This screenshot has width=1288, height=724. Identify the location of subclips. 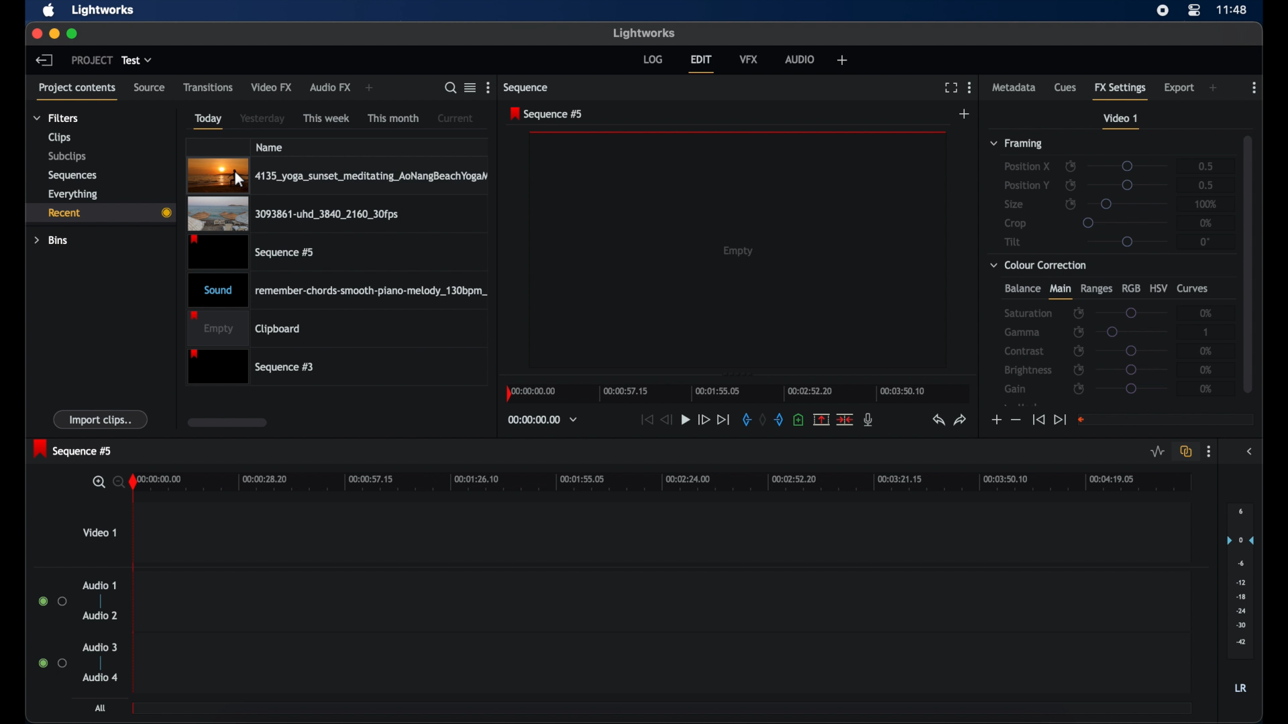
(66, 158).